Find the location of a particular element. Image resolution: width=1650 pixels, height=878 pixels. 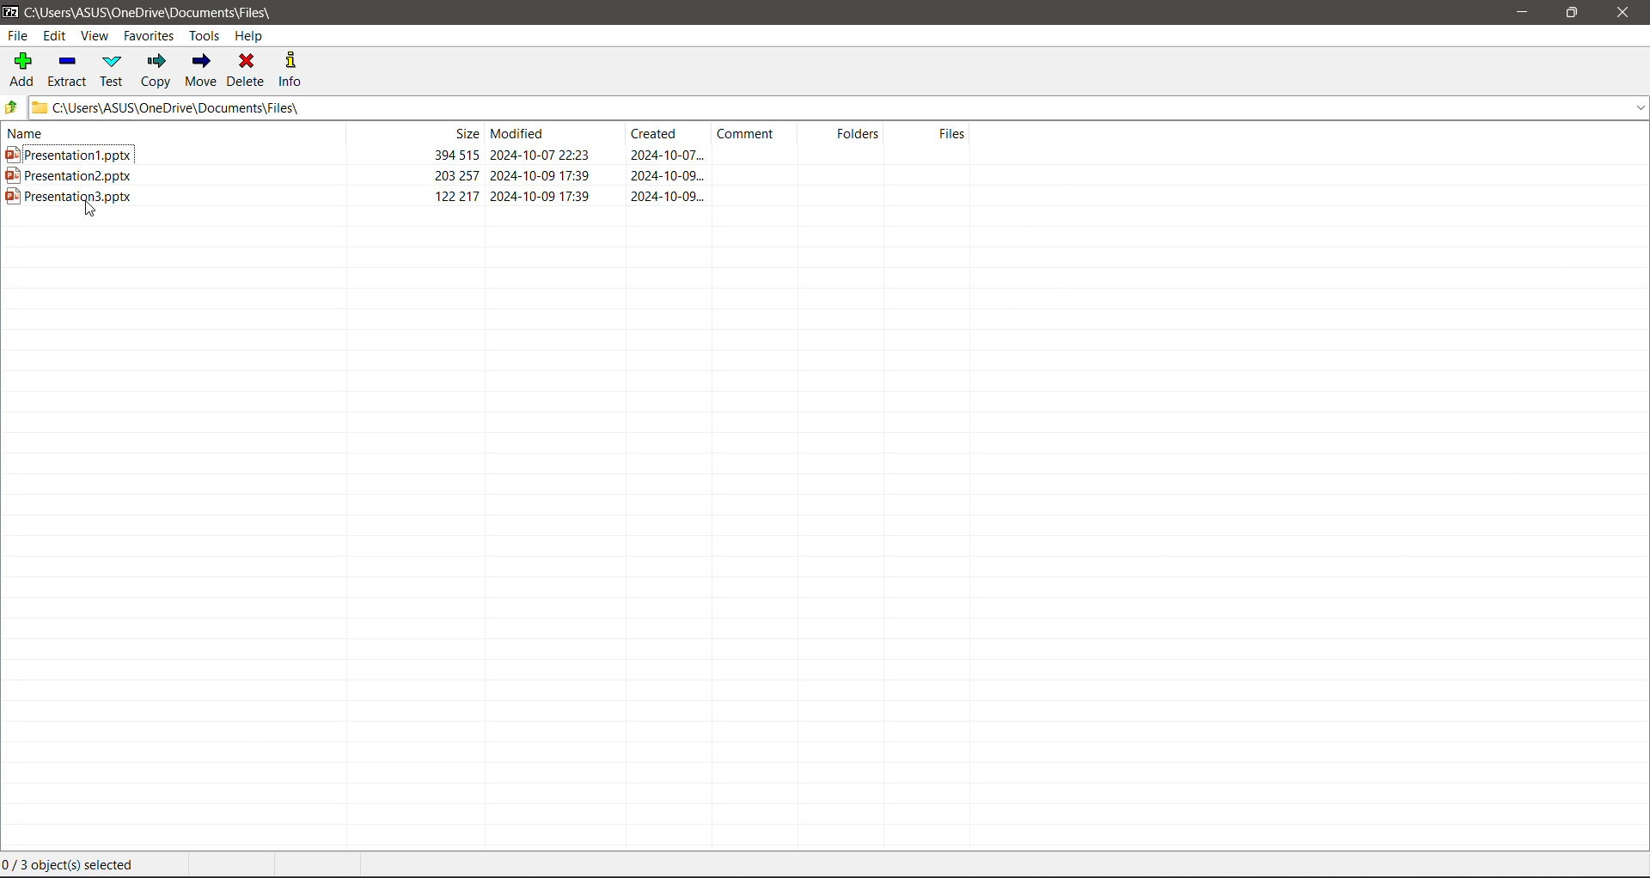

Name is located at coordinates (164, 133).